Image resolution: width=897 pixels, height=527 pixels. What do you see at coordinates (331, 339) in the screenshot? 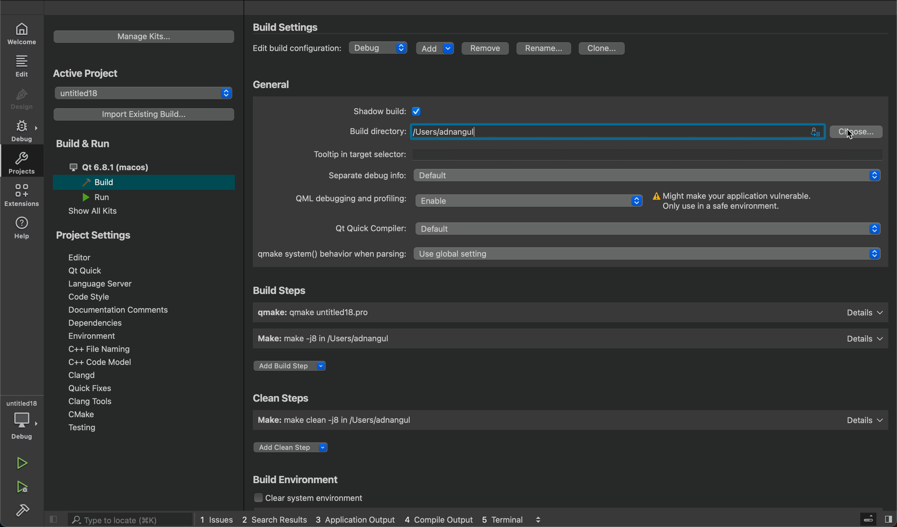
I see `Make: make -j8 in /Users/adnangul` at bounding box center [331, 339].